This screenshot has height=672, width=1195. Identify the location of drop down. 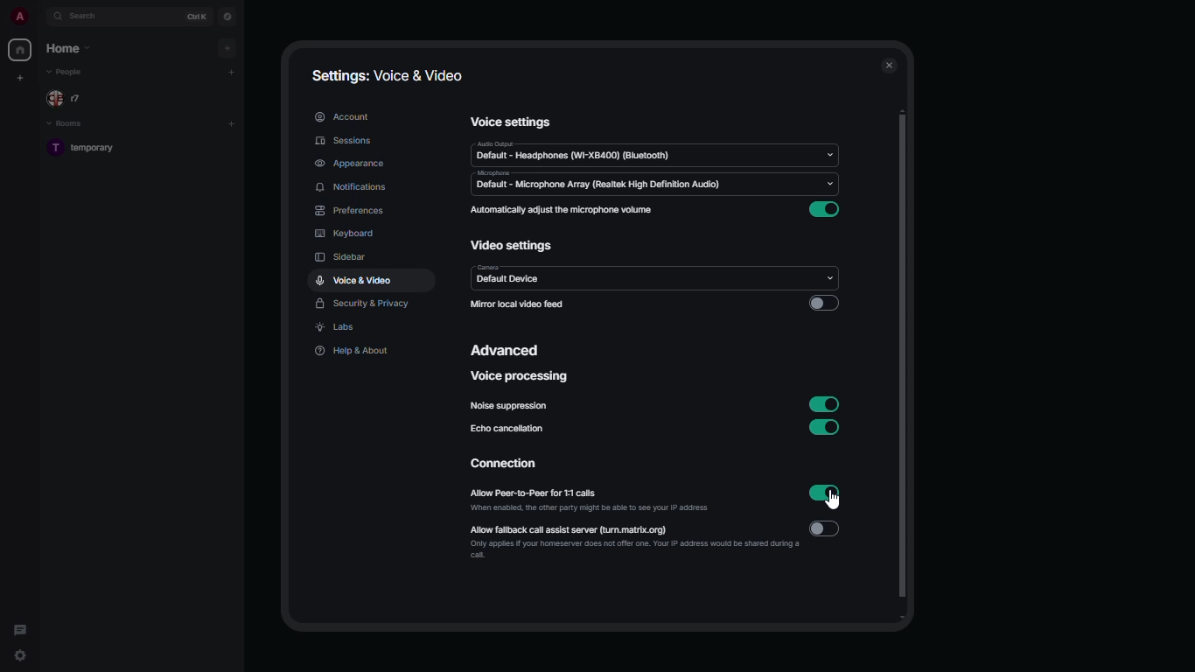
(834, 186).